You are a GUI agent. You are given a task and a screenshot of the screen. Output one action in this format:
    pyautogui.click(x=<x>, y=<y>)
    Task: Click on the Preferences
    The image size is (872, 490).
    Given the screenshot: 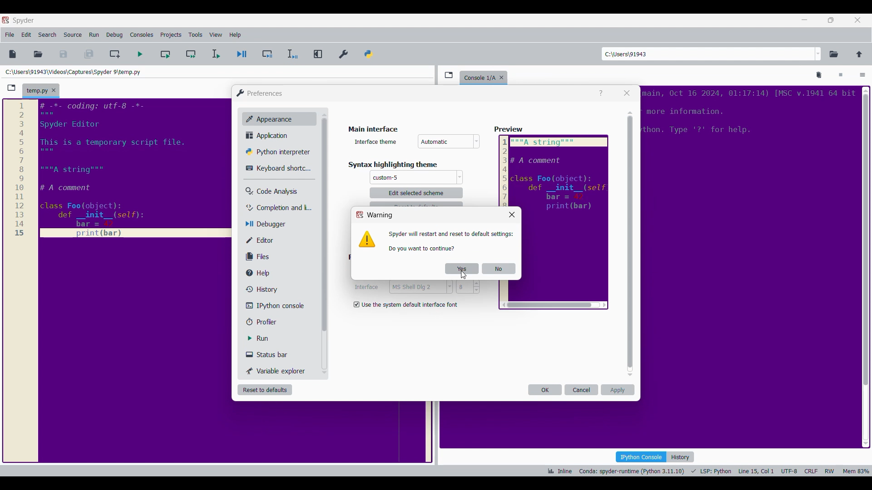 What is the action you would take?
    pyautogui.click(x=344, y=54)
    